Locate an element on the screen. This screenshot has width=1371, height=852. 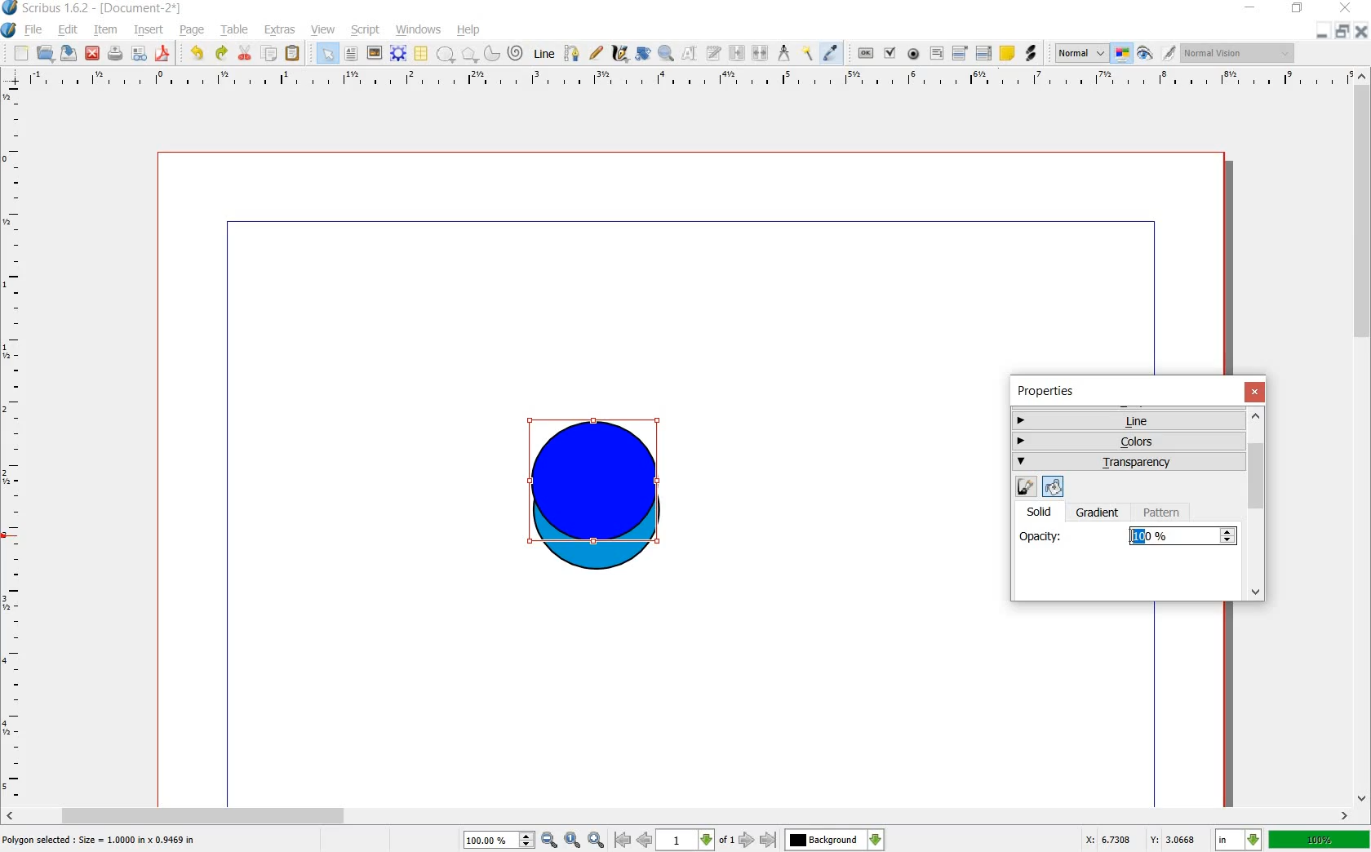
print is located at coordinates (116, 54).